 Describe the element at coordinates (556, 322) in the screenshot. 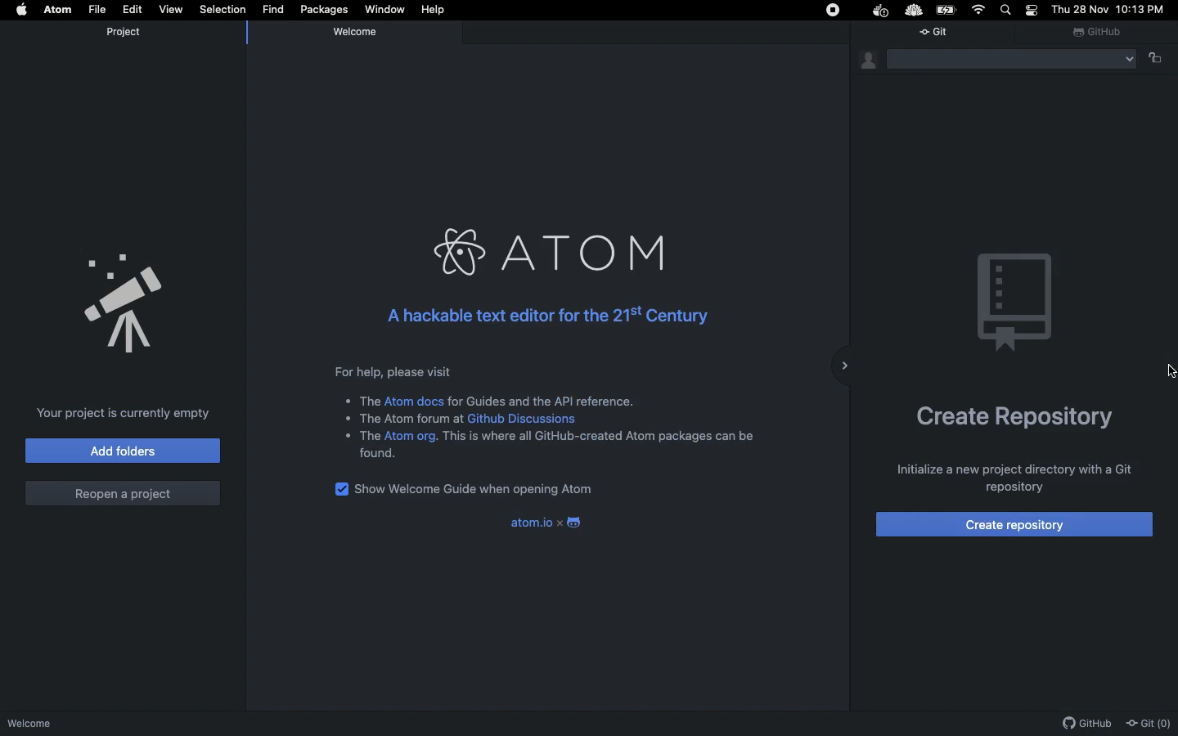

I see `A hackable text editor for the 21st Century` at that location.